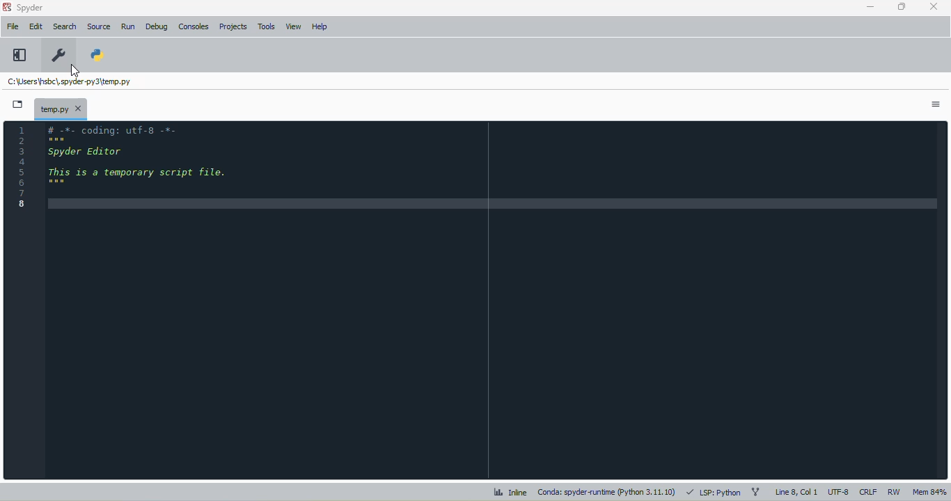 The width and height of the screenshot is (951, 501). I want to click on temporary file, so click(61, 107).